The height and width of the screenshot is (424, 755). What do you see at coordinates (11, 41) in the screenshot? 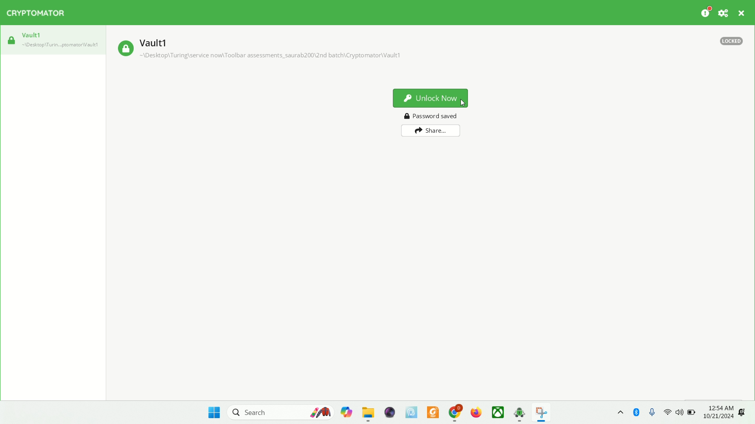
I see `locked` at bounding box center [11, 41].